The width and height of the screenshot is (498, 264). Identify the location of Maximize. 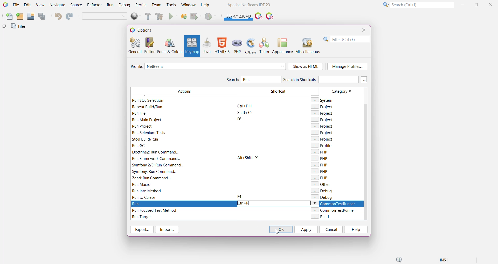
(477, 4).